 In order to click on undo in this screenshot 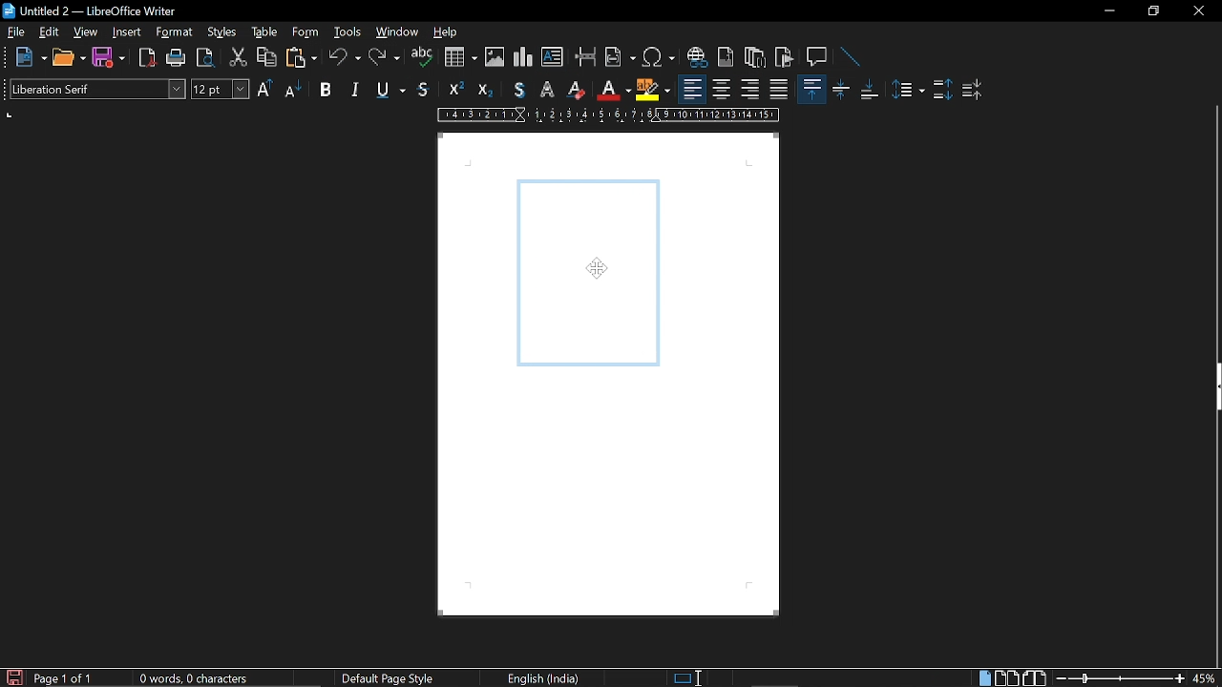, I will do `click(346, 58)`.